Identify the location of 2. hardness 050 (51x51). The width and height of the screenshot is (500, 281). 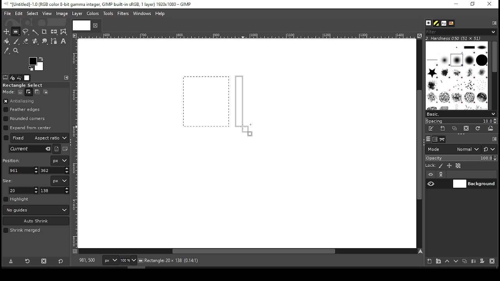
(455, 38).